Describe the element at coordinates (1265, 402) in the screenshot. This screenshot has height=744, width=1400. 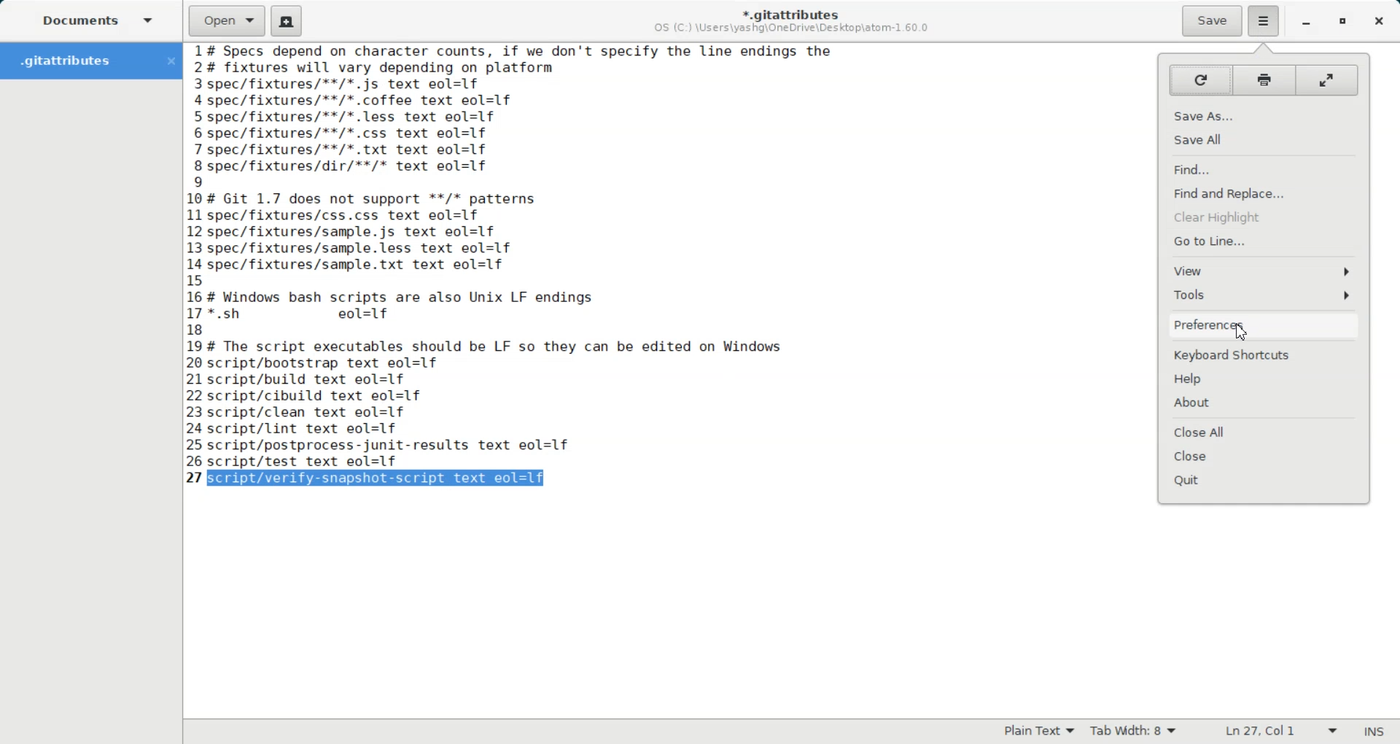
I see `About` at that location.